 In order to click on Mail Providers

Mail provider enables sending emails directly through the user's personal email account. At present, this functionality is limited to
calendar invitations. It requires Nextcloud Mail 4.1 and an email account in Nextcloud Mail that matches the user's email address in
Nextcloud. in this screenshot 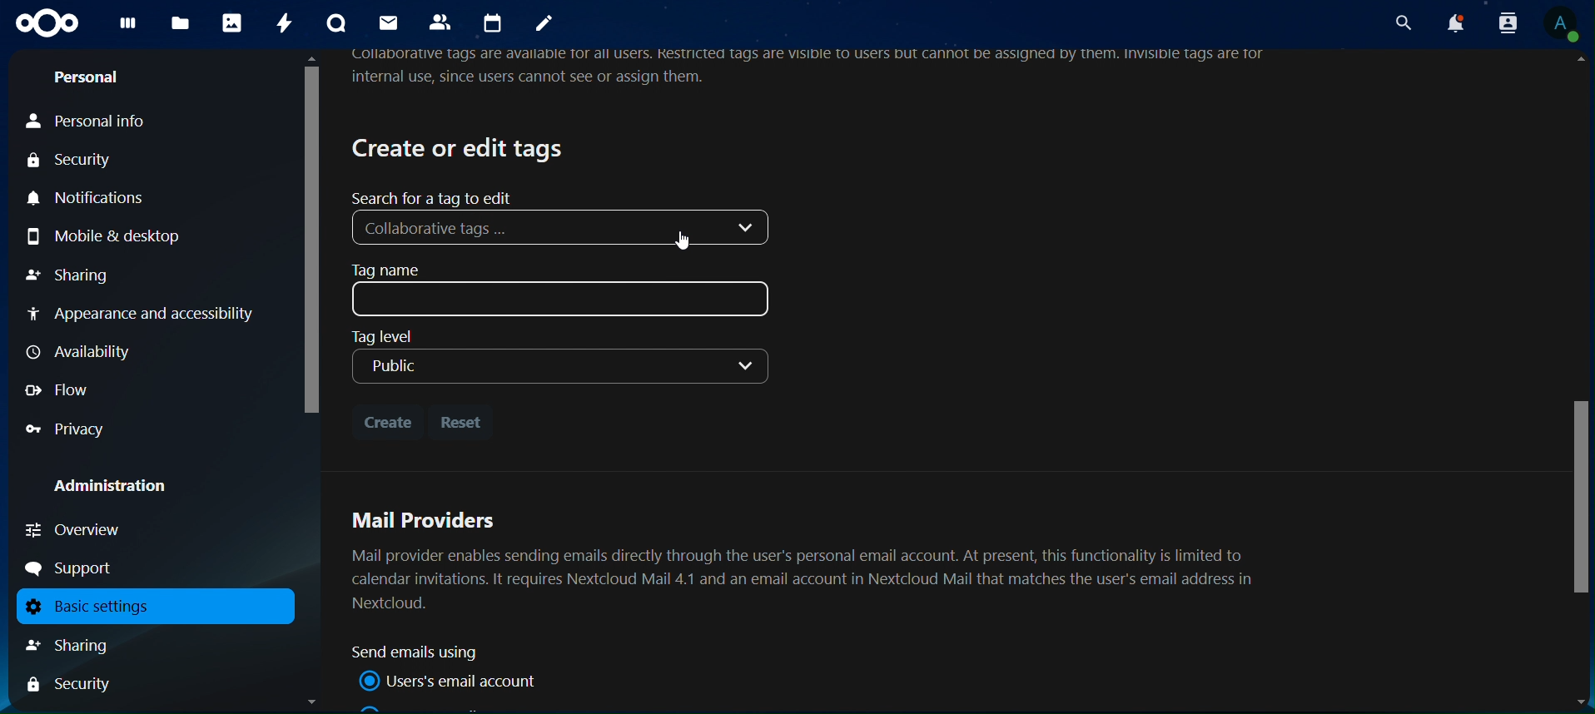, I will do `click(809, 558)`.